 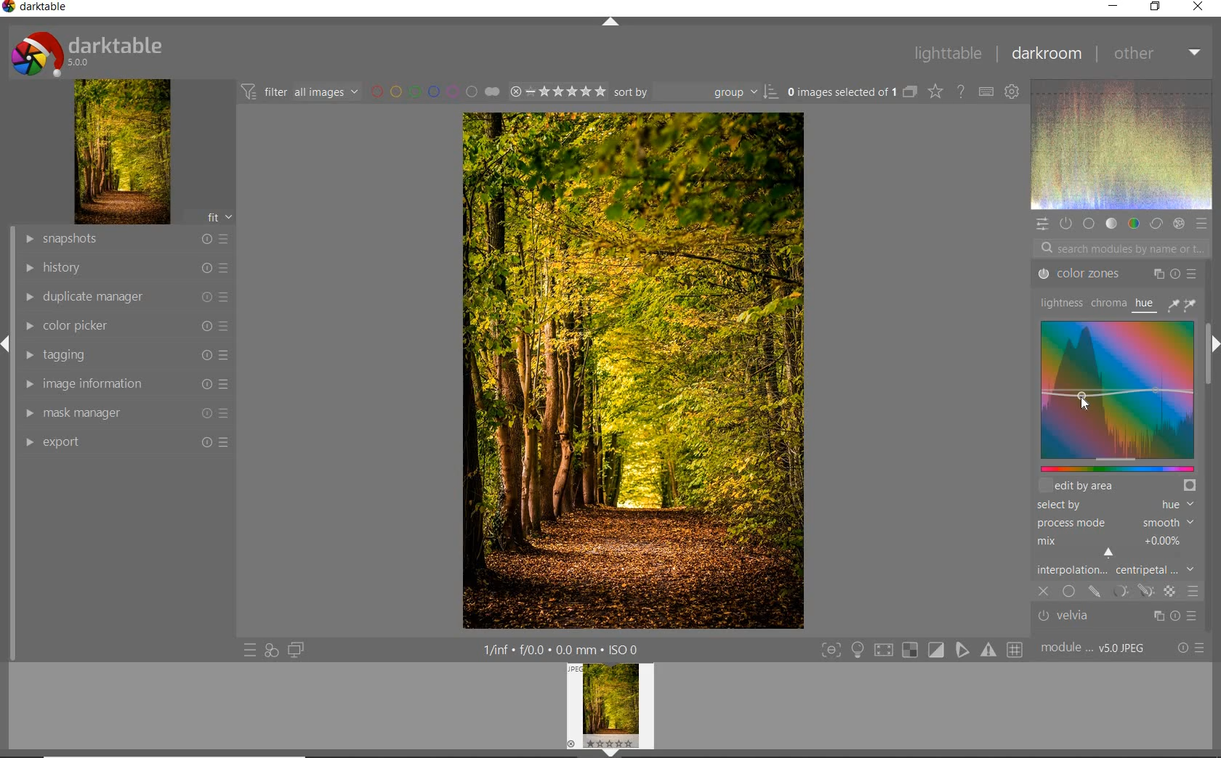 What do you see at coordinates (1120, 617) in the screenshot?
I see `velvia` at bounding box center [1120, 617].